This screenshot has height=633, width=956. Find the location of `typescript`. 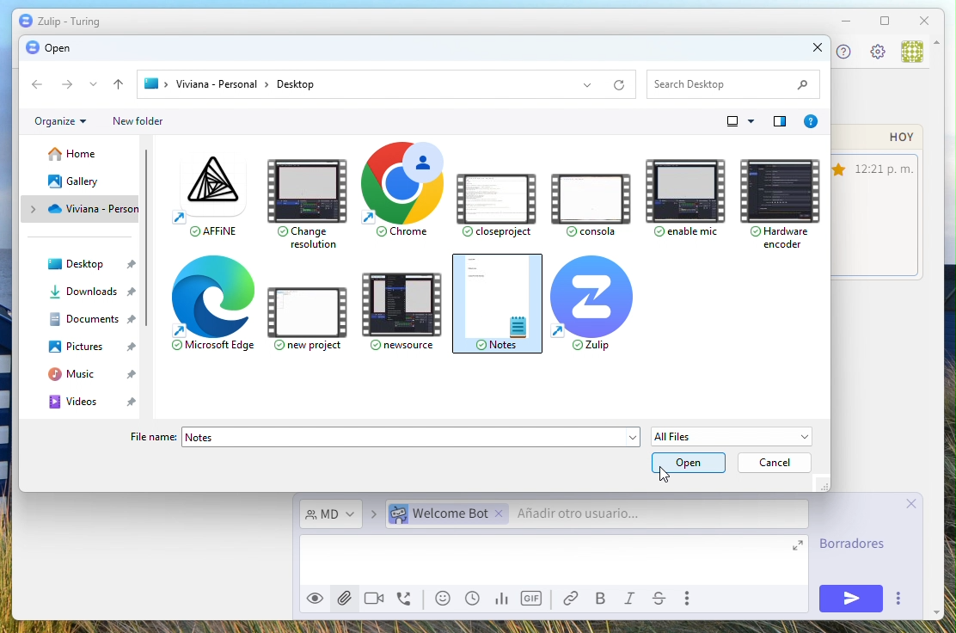

typescript is located at coordinates (659, 599).